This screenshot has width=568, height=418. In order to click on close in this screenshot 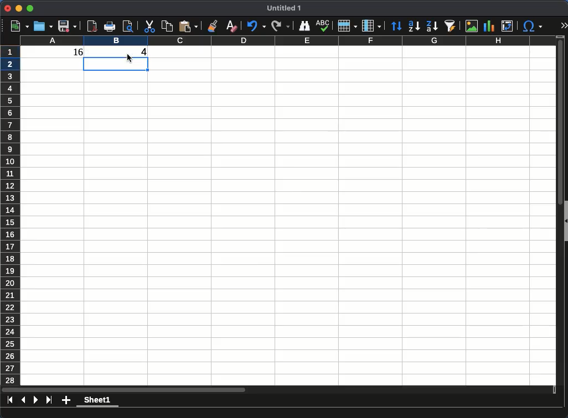, I will do `click(8, 8)`.